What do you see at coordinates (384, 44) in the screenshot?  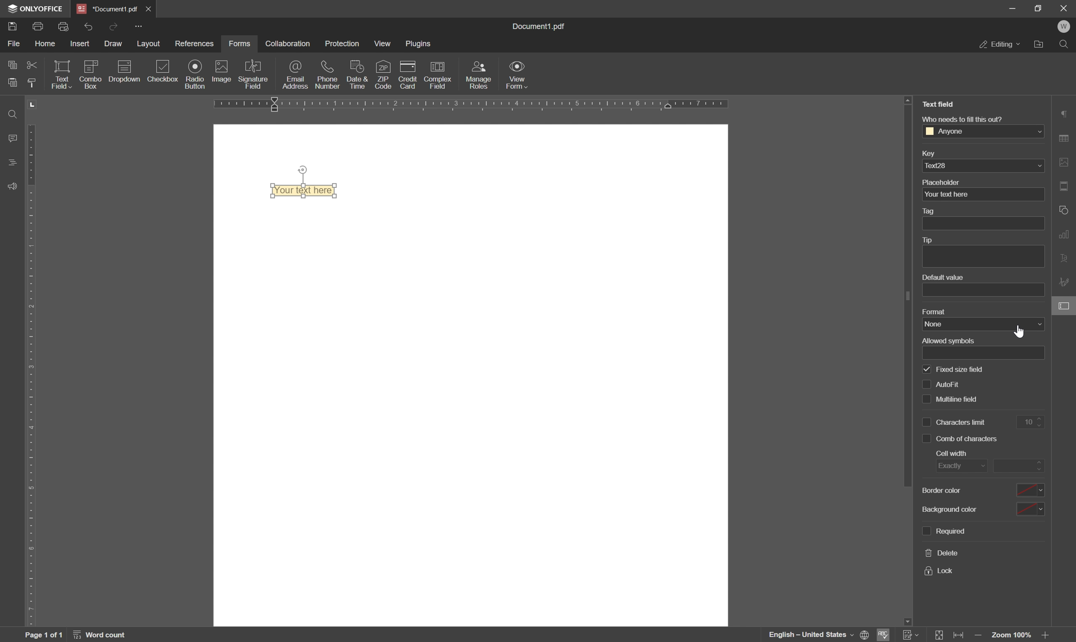 I see `view` at bounding box center [384, 44].